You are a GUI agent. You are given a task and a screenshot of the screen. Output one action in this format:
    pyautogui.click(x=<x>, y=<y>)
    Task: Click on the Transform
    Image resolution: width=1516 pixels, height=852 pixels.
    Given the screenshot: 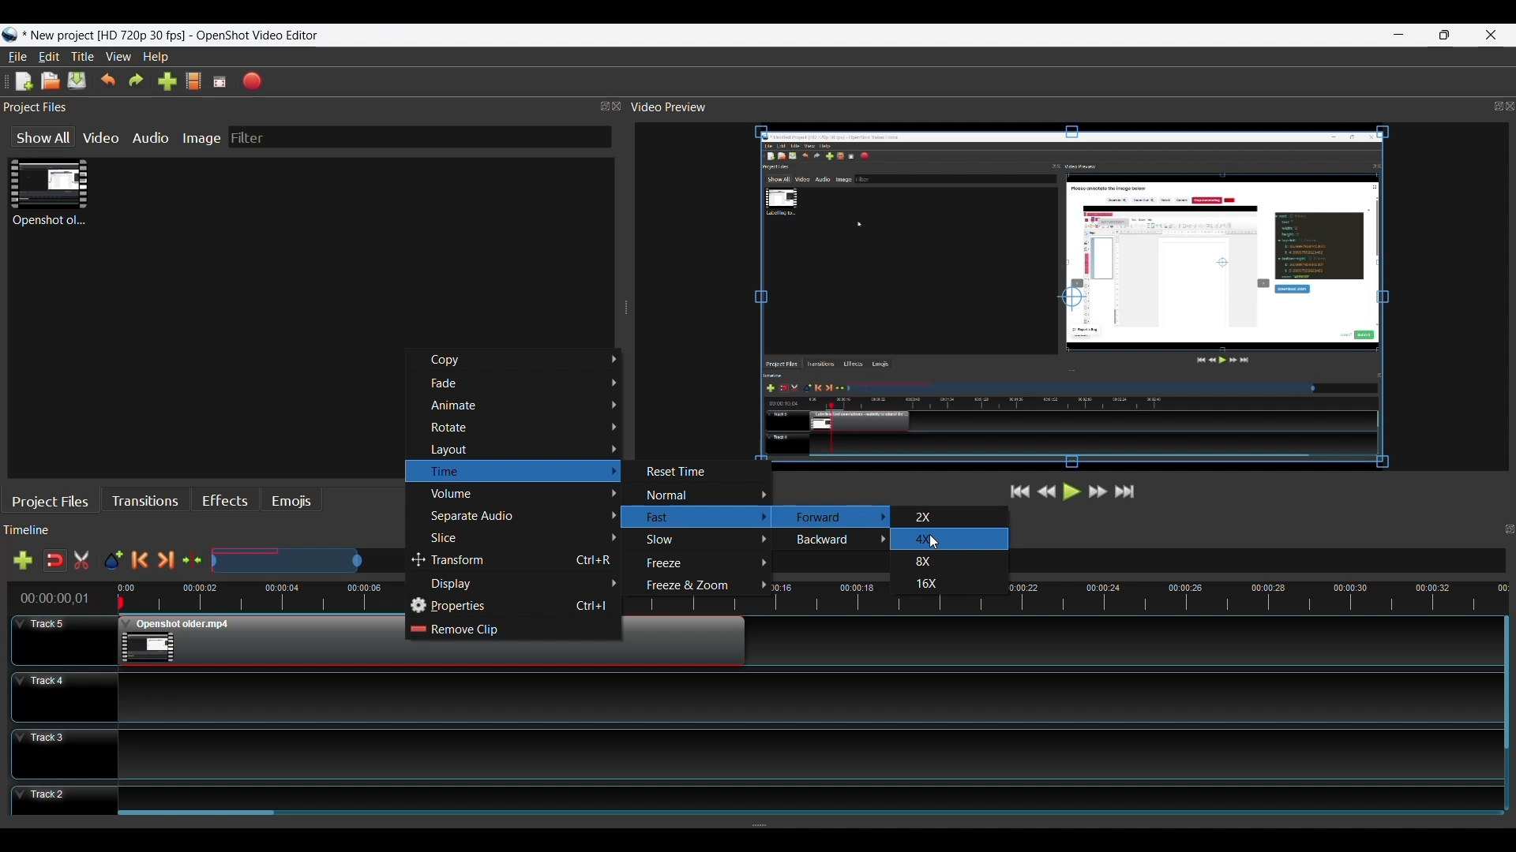 What is the action you would take?
    pyautogui.click(x=515, y=562)
    